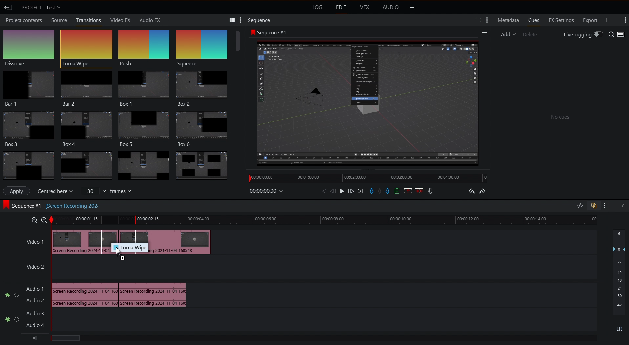 This screenshot has width=629, height=345. What do you see at coordinates (351, 191) in the screenshot?
I see `Move Forward` at bounding box center [351, 191].